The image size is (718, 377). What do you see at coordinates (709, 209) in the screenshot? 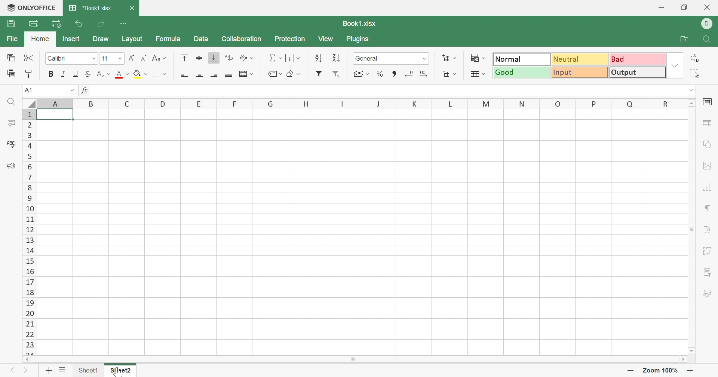
I see `paragraph settings` at bounding box center [709, 209].